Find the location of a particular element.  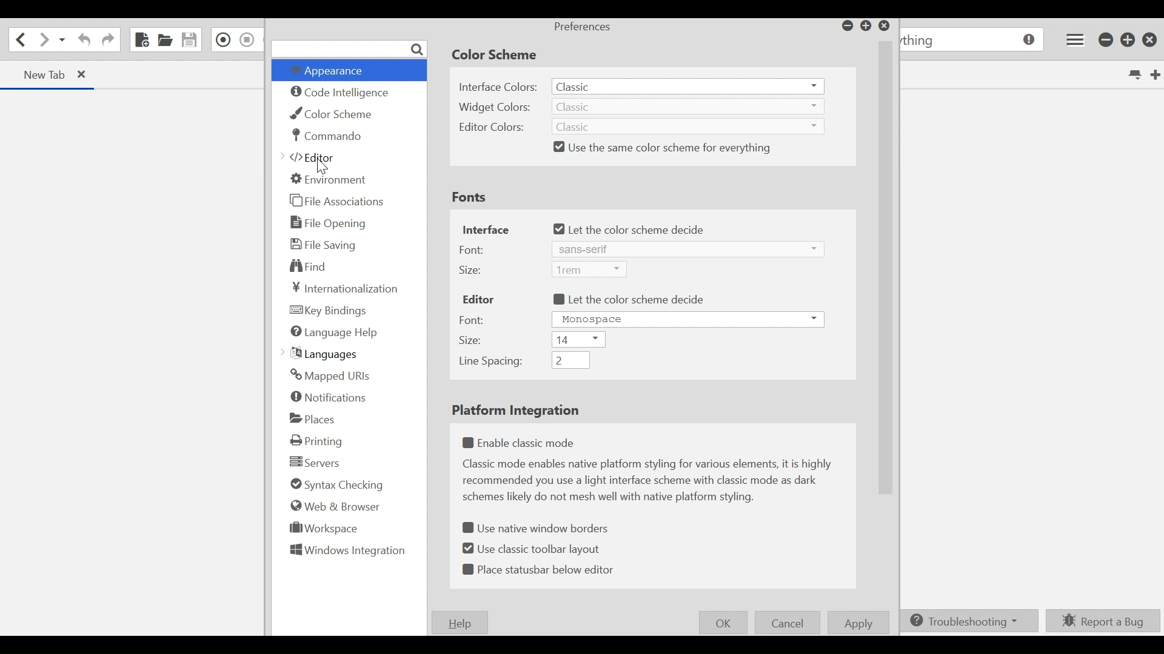

Servers is located at coordinates (315, 461).